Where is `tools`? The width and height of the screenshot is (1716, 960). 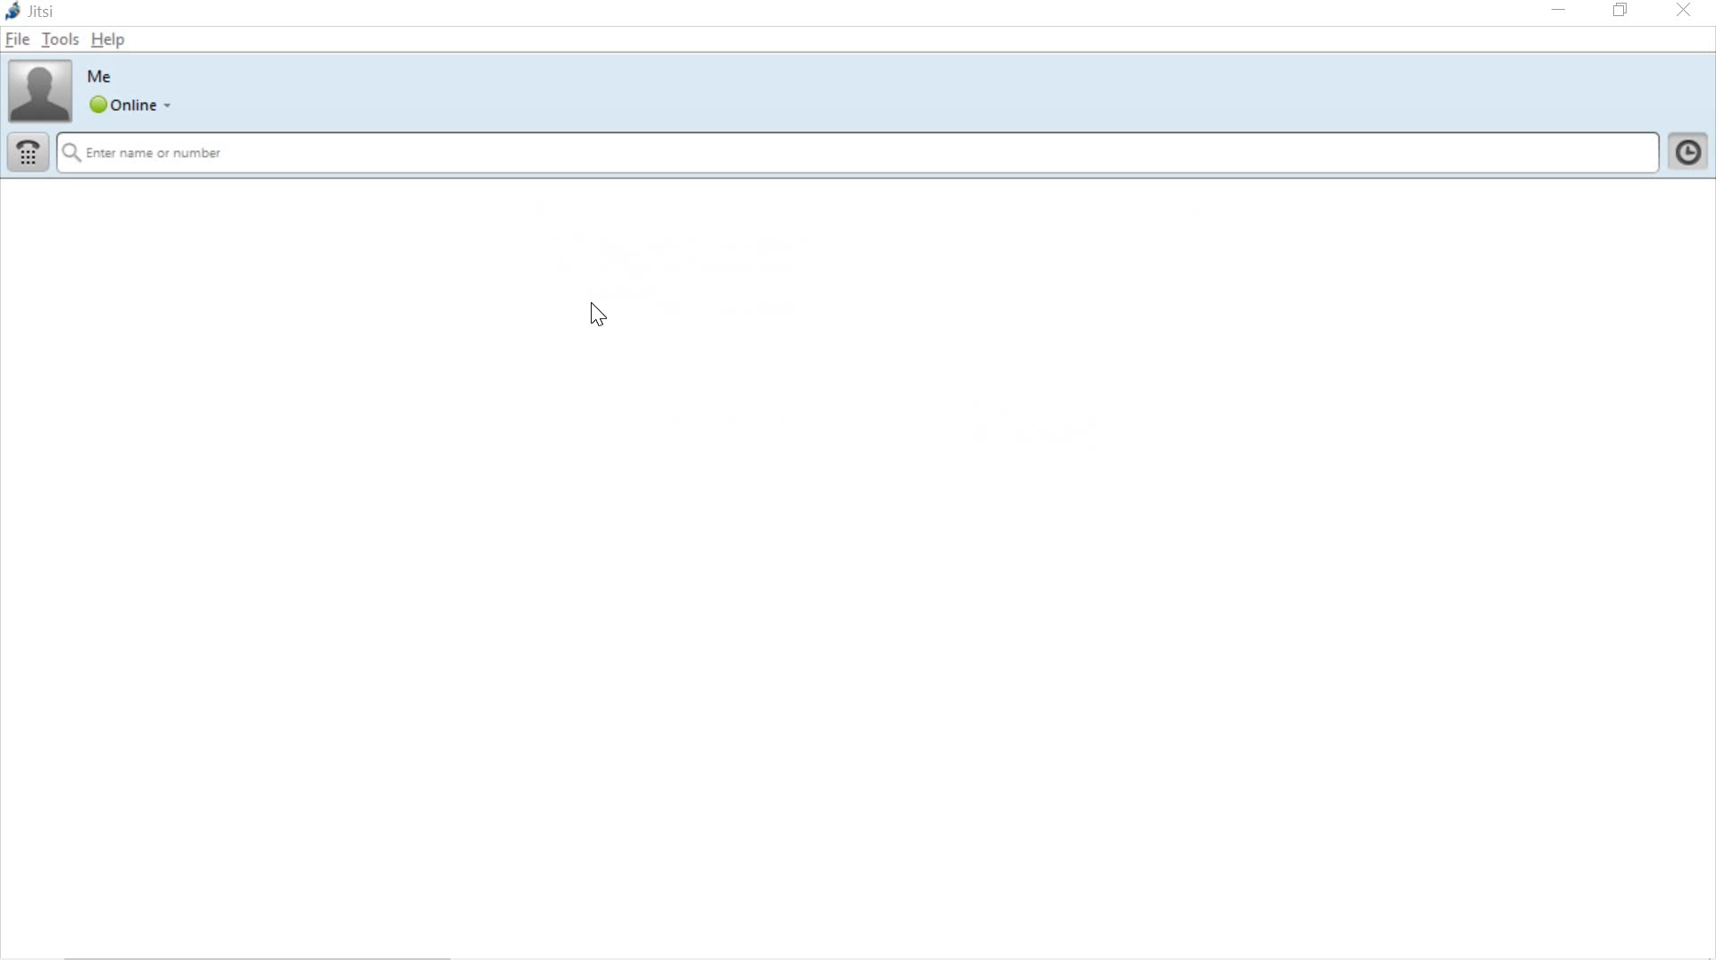
tools is located at coordinates (57, 38).